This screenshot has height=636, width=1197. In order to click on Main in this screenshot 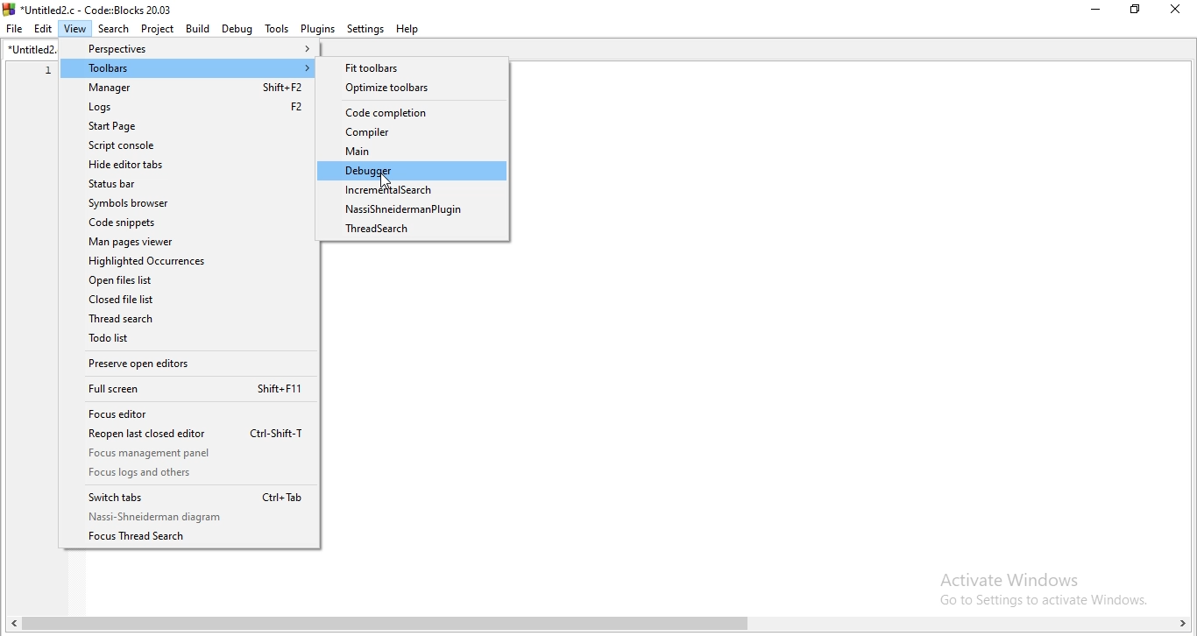, I will do `click(413, 152)`.